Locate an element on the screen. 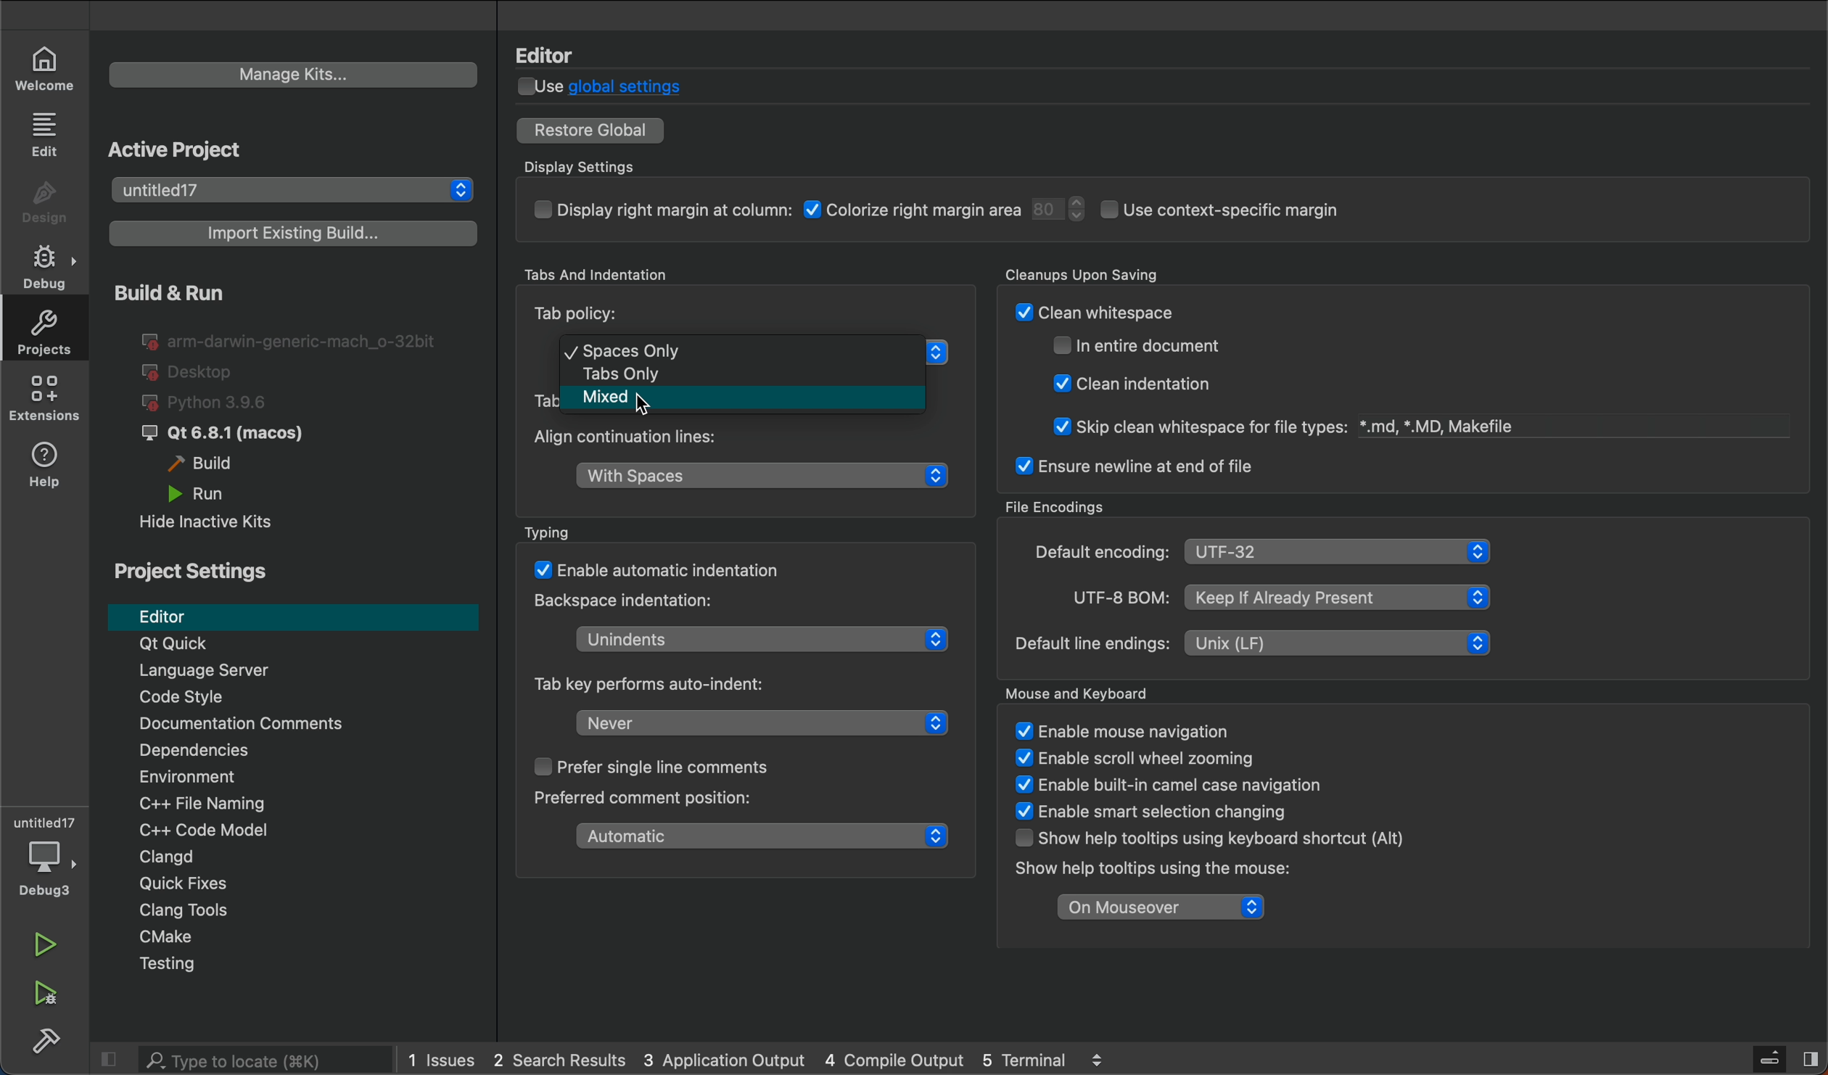 Image resolution: width=1828 pixels, height=1075 pixels. build is located at coordinates (49, 1046).